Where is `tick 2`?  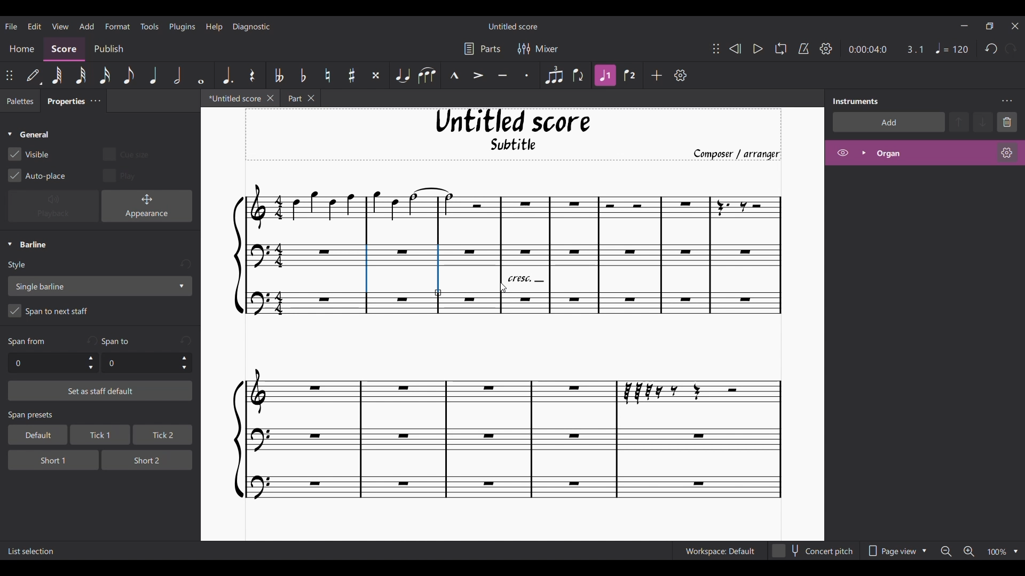 tick 2 is located at coordinates (162, 435).